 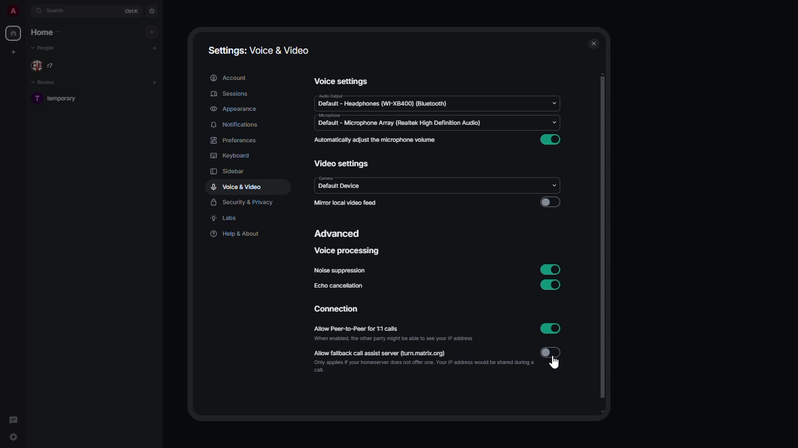 I want to click on close, so click(x=594, y=43).